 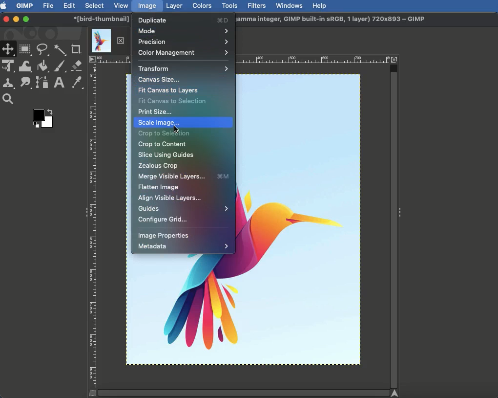 I want to click on Close, so click(x=5, y=20).